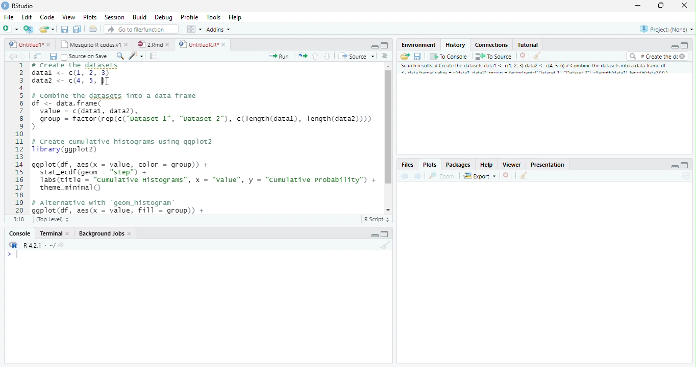 This screenshot has width=696, height=367. I want to click on Next, so click(417, 177).